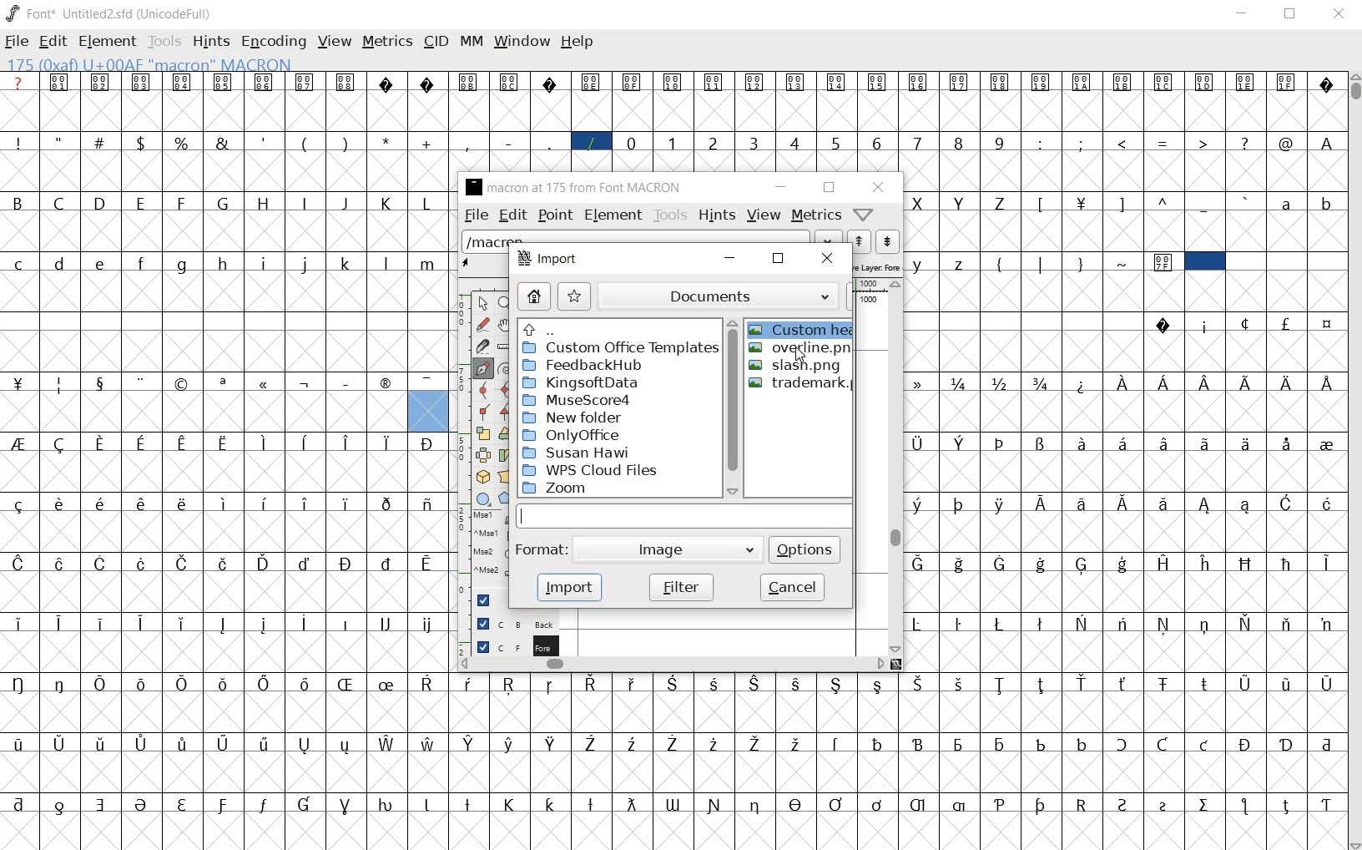 The width and height of the screenshot is (1362, 850). What do you see at coordinates (1246, 743) in the screenshot?
I see `Symbol` at bounding box center [1246, 743].